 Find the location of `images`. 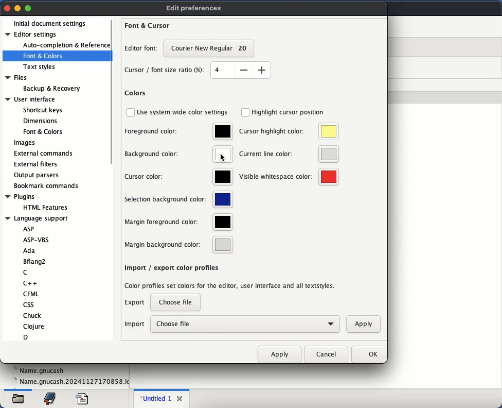

images is located at coordinates (25, 143).